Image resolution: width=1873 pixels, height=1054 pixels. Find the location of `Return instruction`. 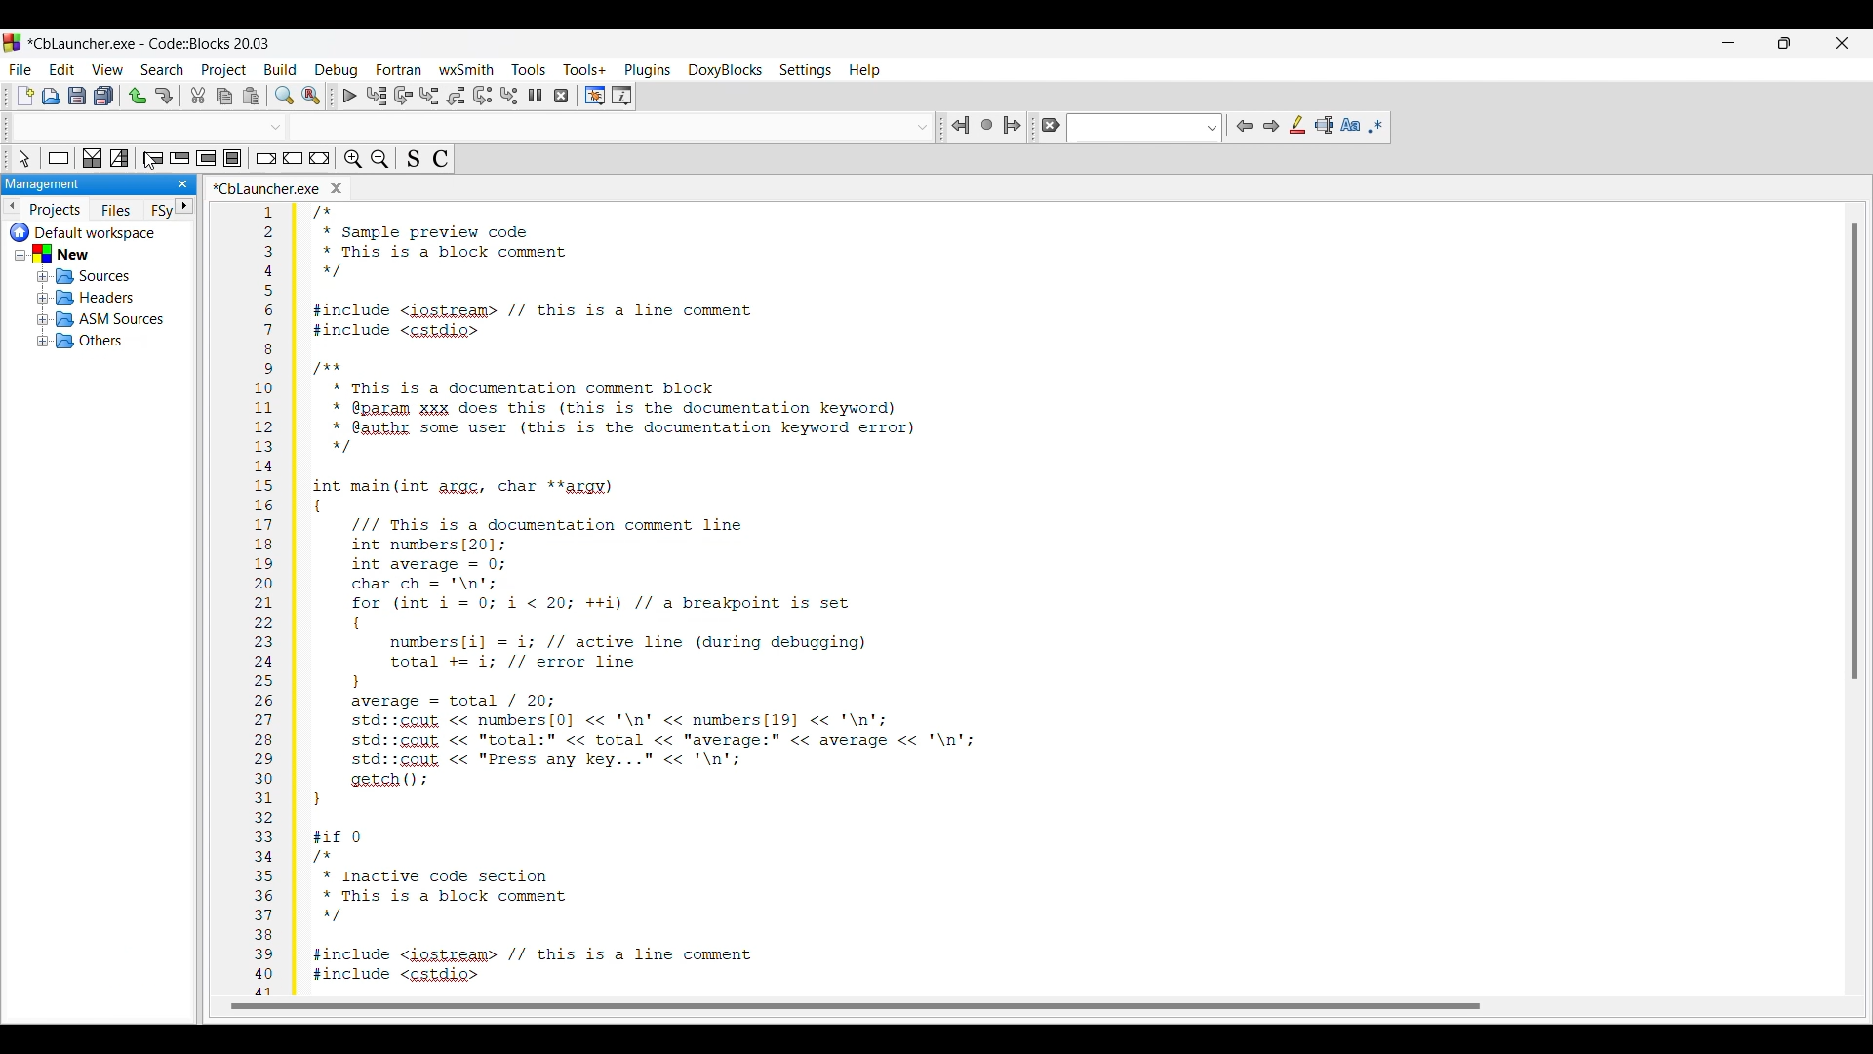

Return instruction is located at coordinates (320, 158).